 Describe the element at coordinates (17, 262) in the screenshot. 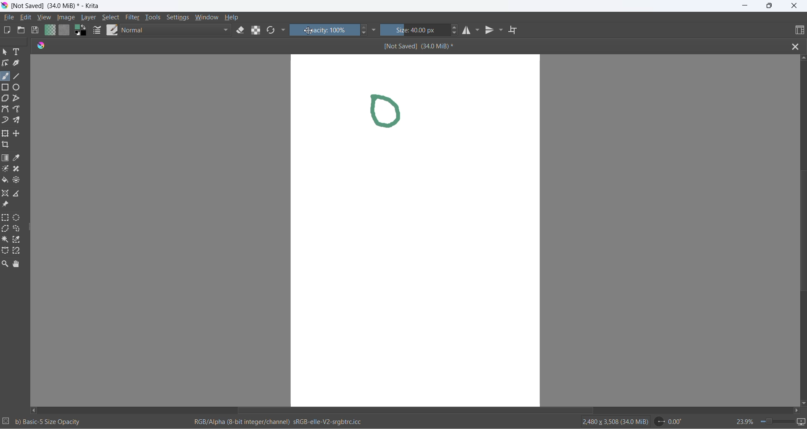

I see `pan tool` at that location.